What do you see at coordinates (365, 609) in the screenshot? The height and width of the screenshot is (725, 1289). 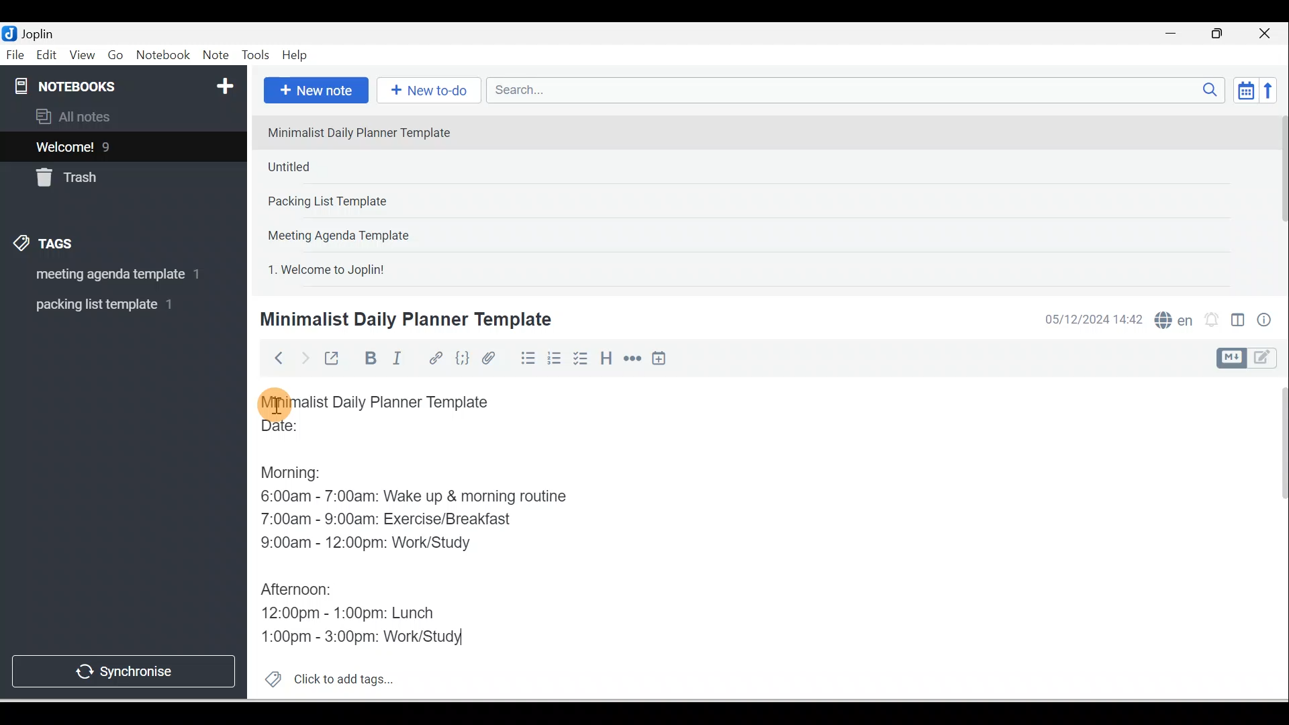 I see `12:00pm - 1:00pm: Lunch` at bounding box center [365, 609].